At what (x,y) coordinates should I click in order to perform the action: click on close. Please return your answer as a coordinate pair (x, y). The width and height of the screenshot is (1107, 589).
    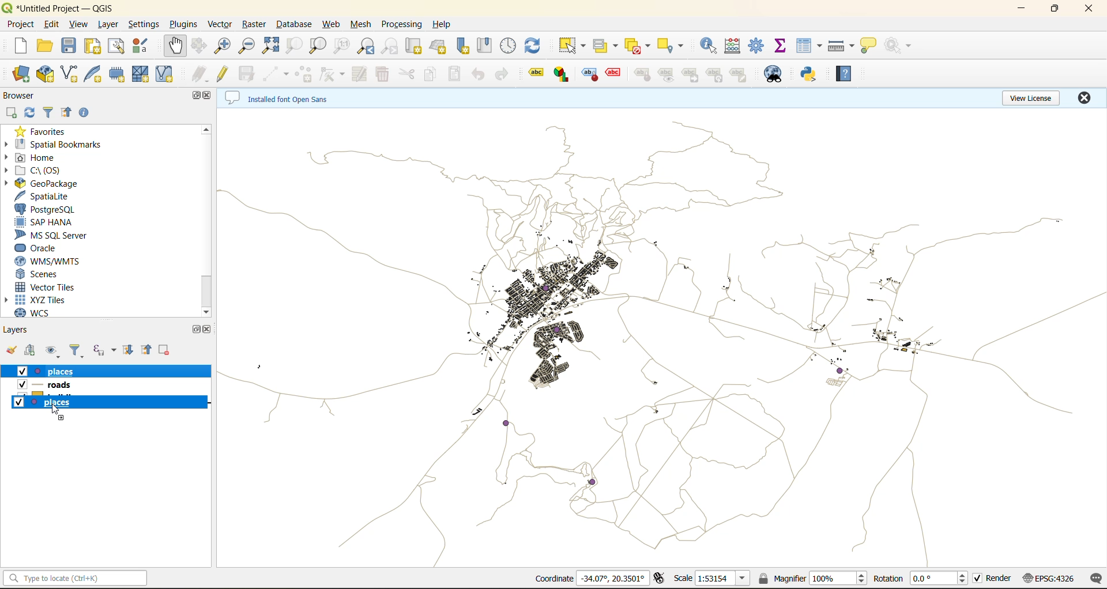
    Looking at the image, I should click on (208, 332).